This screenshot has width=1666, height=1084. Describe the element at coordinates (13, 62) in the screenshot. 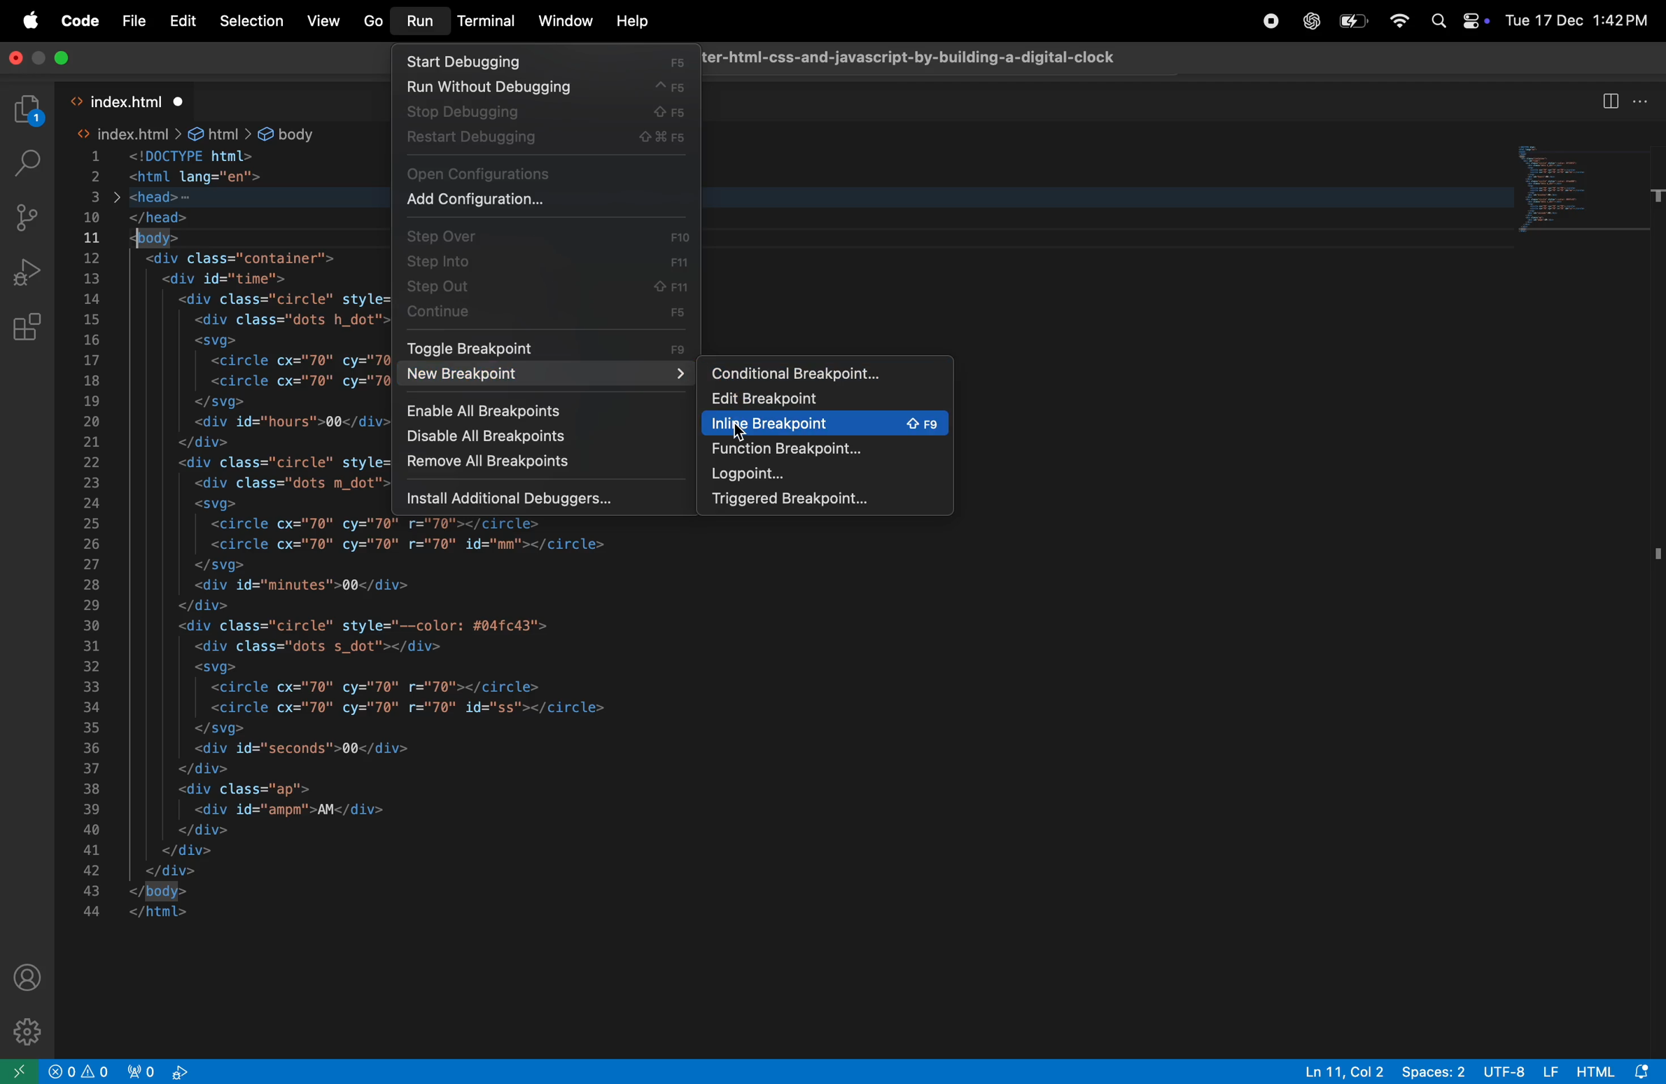

I see `close` at that location.